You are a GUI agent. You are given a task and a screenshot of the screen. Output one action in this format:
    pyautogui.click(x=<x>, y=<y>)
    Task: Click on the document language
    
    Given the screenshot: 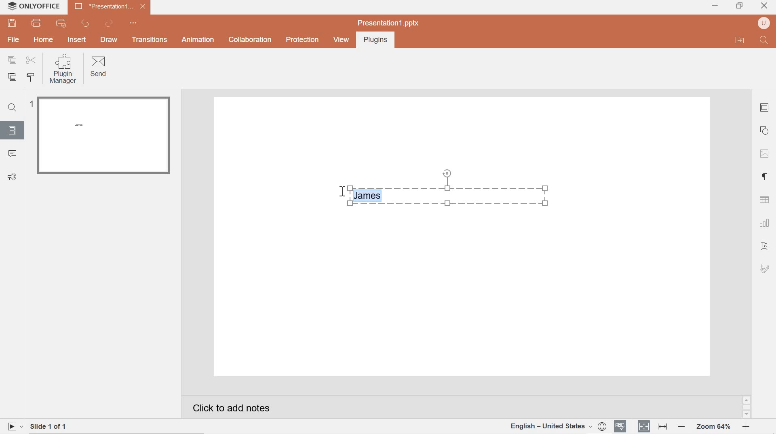 What is the action you would take?
    pyautogui.click(x=557, y=425)
    